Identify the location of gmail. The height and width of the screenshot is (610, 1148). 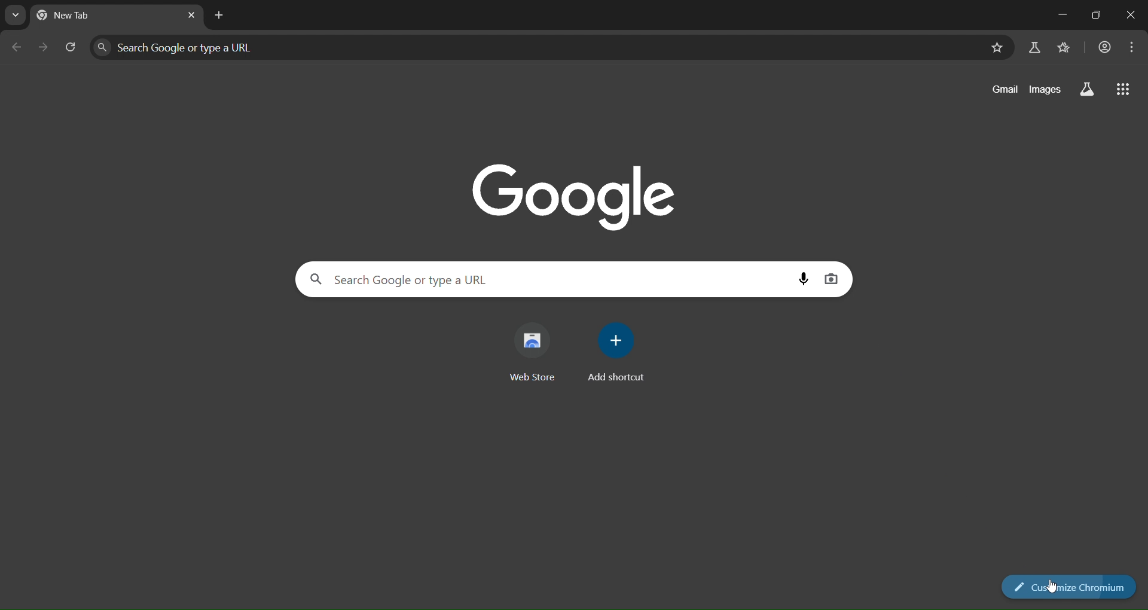
(1005, 90).